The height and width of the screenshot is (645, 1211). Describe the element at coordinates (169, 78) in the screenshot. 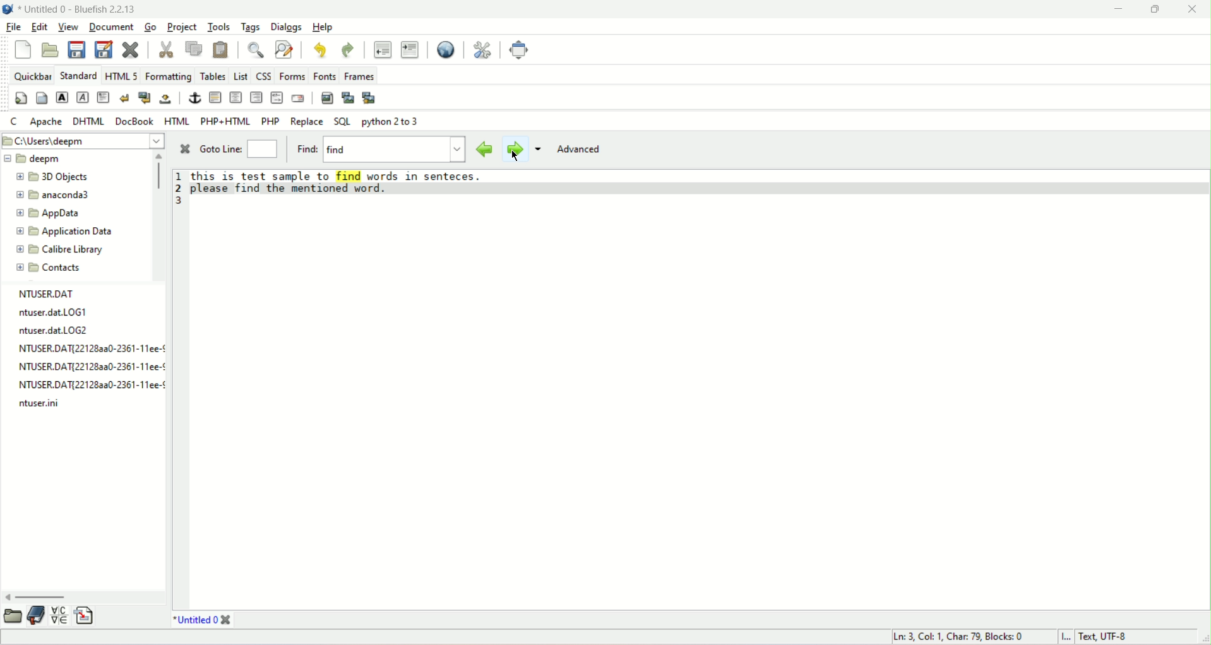

I see `formatting` at that location.